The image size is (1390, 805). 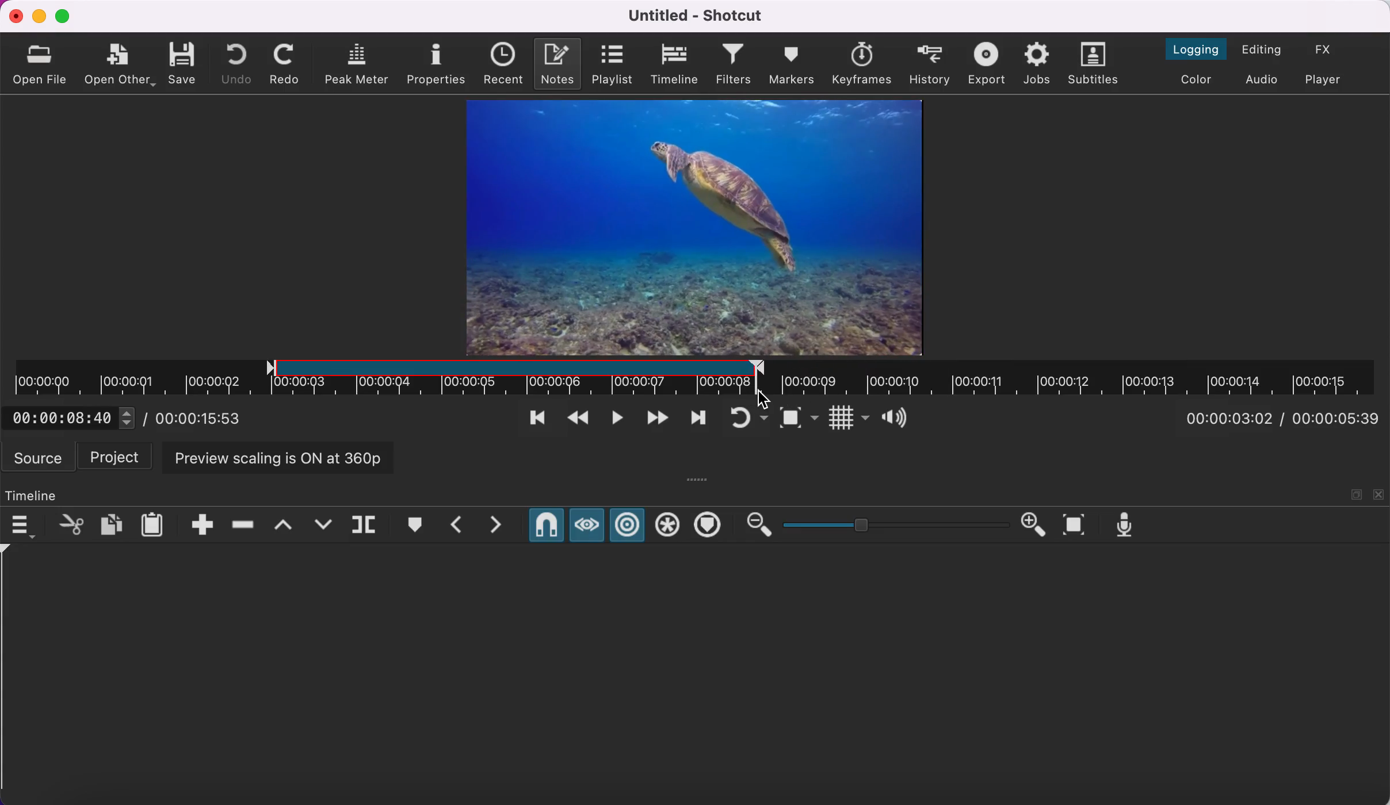 I want to click on timeline panel, so click(x=33, y=496).